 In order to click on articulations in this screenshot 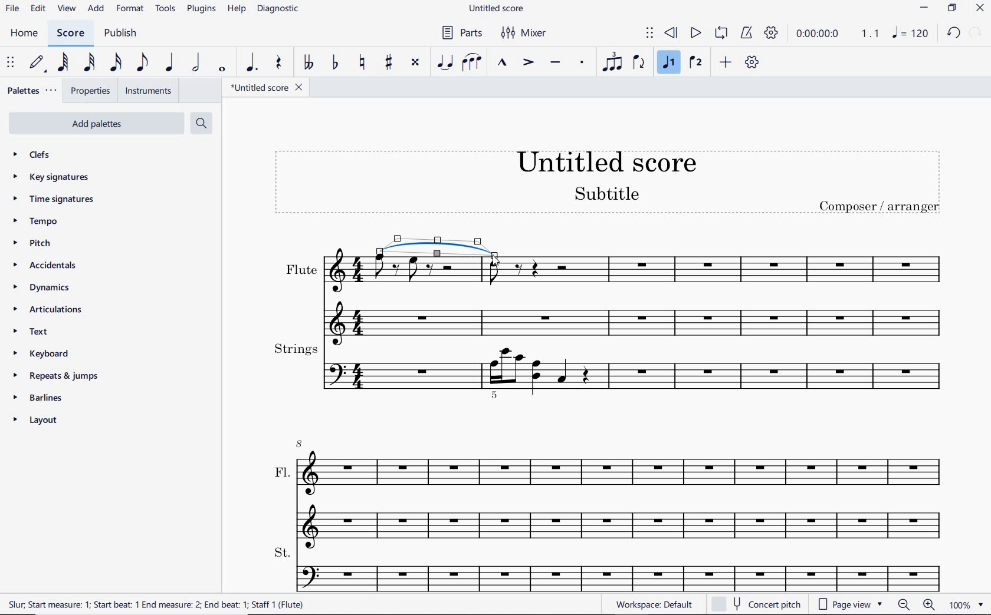, I will do `click(48, 310)`.